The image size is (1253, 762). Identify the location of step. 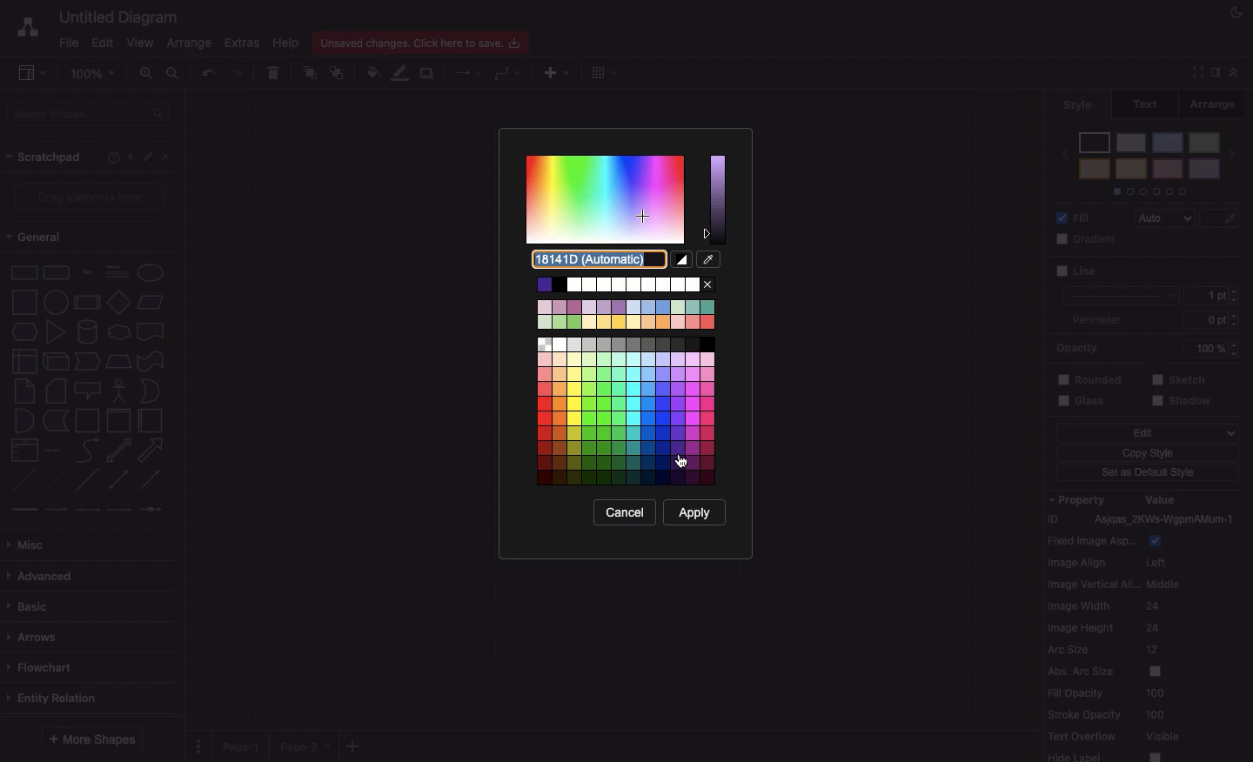
(85, 360).